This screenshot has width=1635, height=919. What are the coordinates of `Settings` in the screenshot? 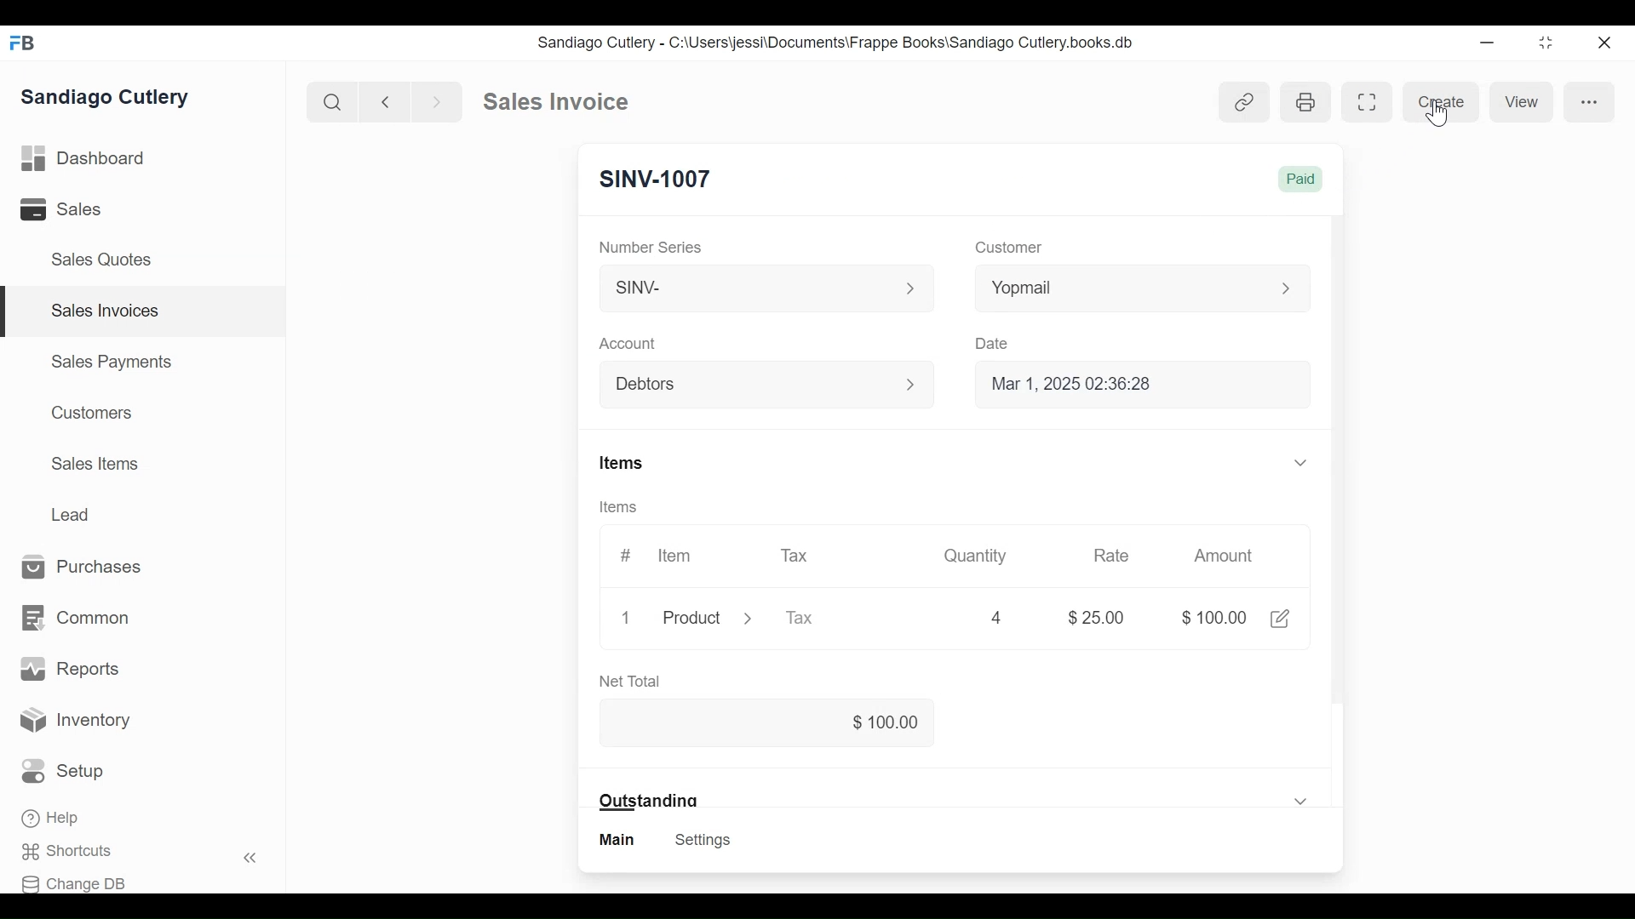 It's located at (705, 840).